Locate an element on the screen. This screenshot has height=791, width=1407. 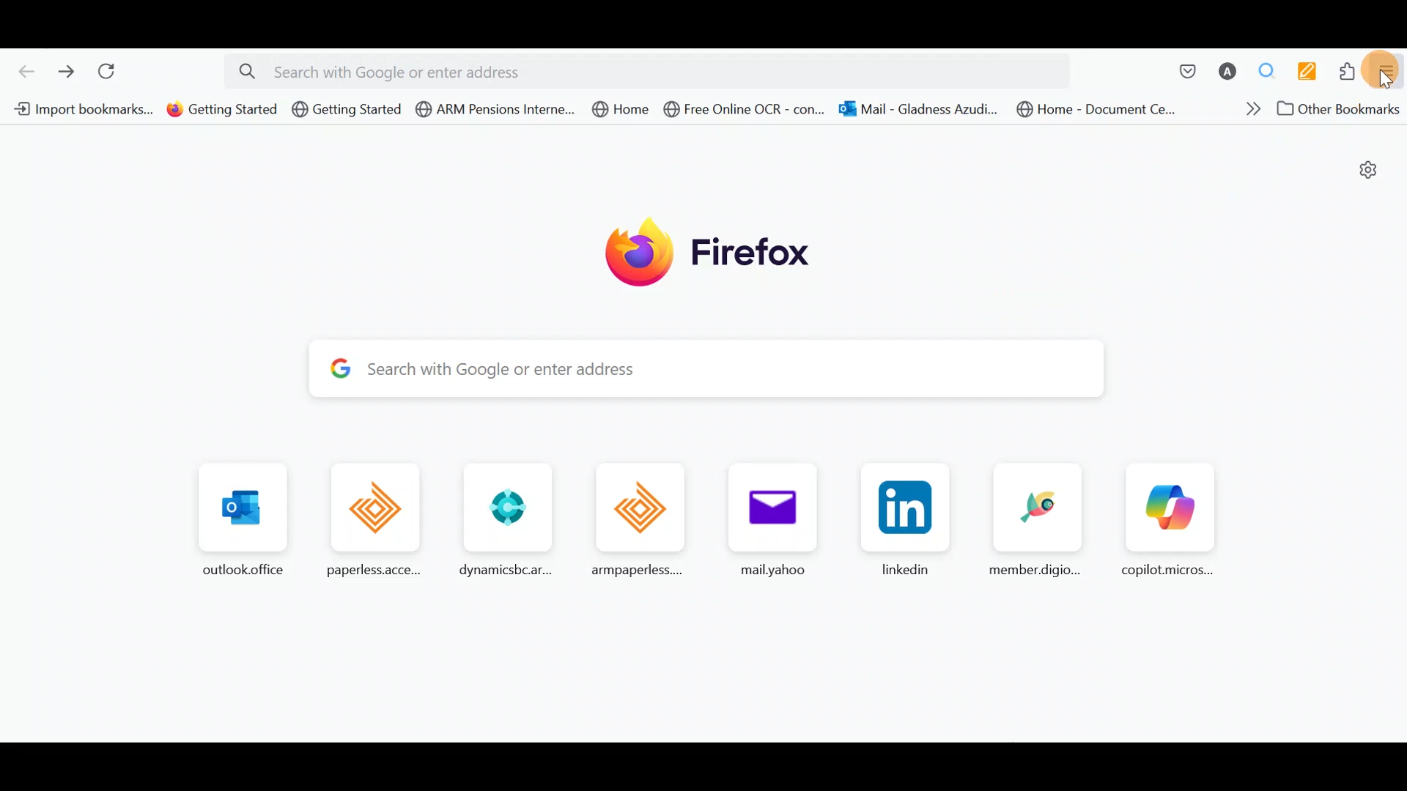
Open application menu is located at coordinates (1385, 73).